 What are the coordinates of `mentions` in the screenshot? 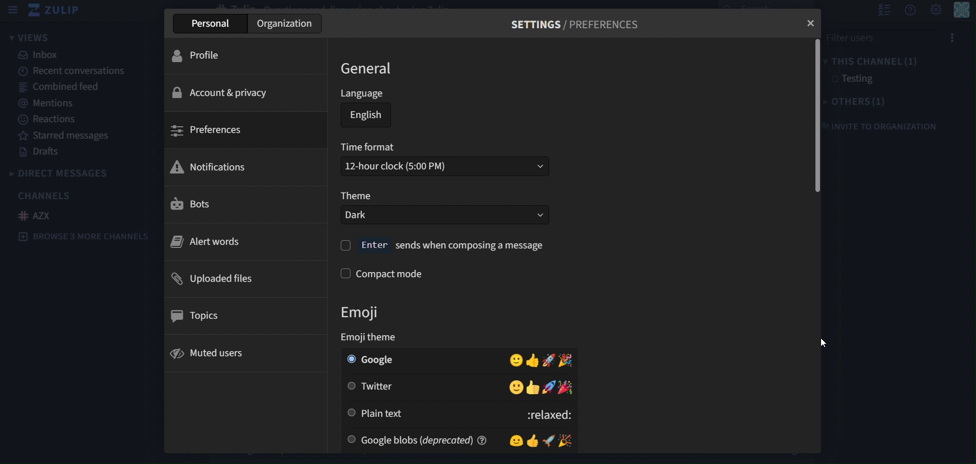 It's located at (49, 104).